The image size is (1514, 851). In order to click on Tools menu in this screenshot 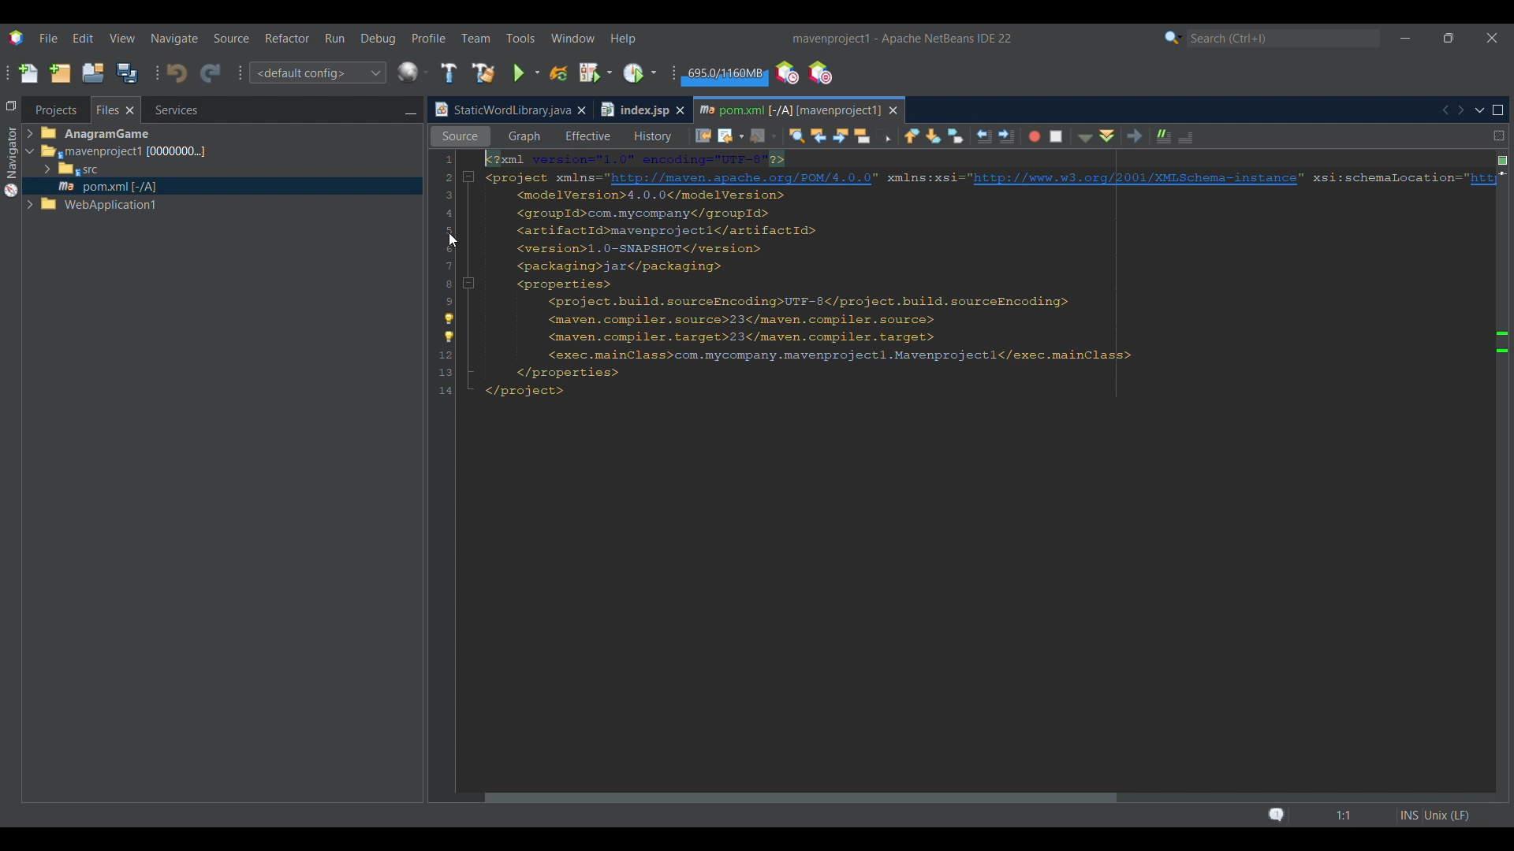, I will do `click(520, 38)`.